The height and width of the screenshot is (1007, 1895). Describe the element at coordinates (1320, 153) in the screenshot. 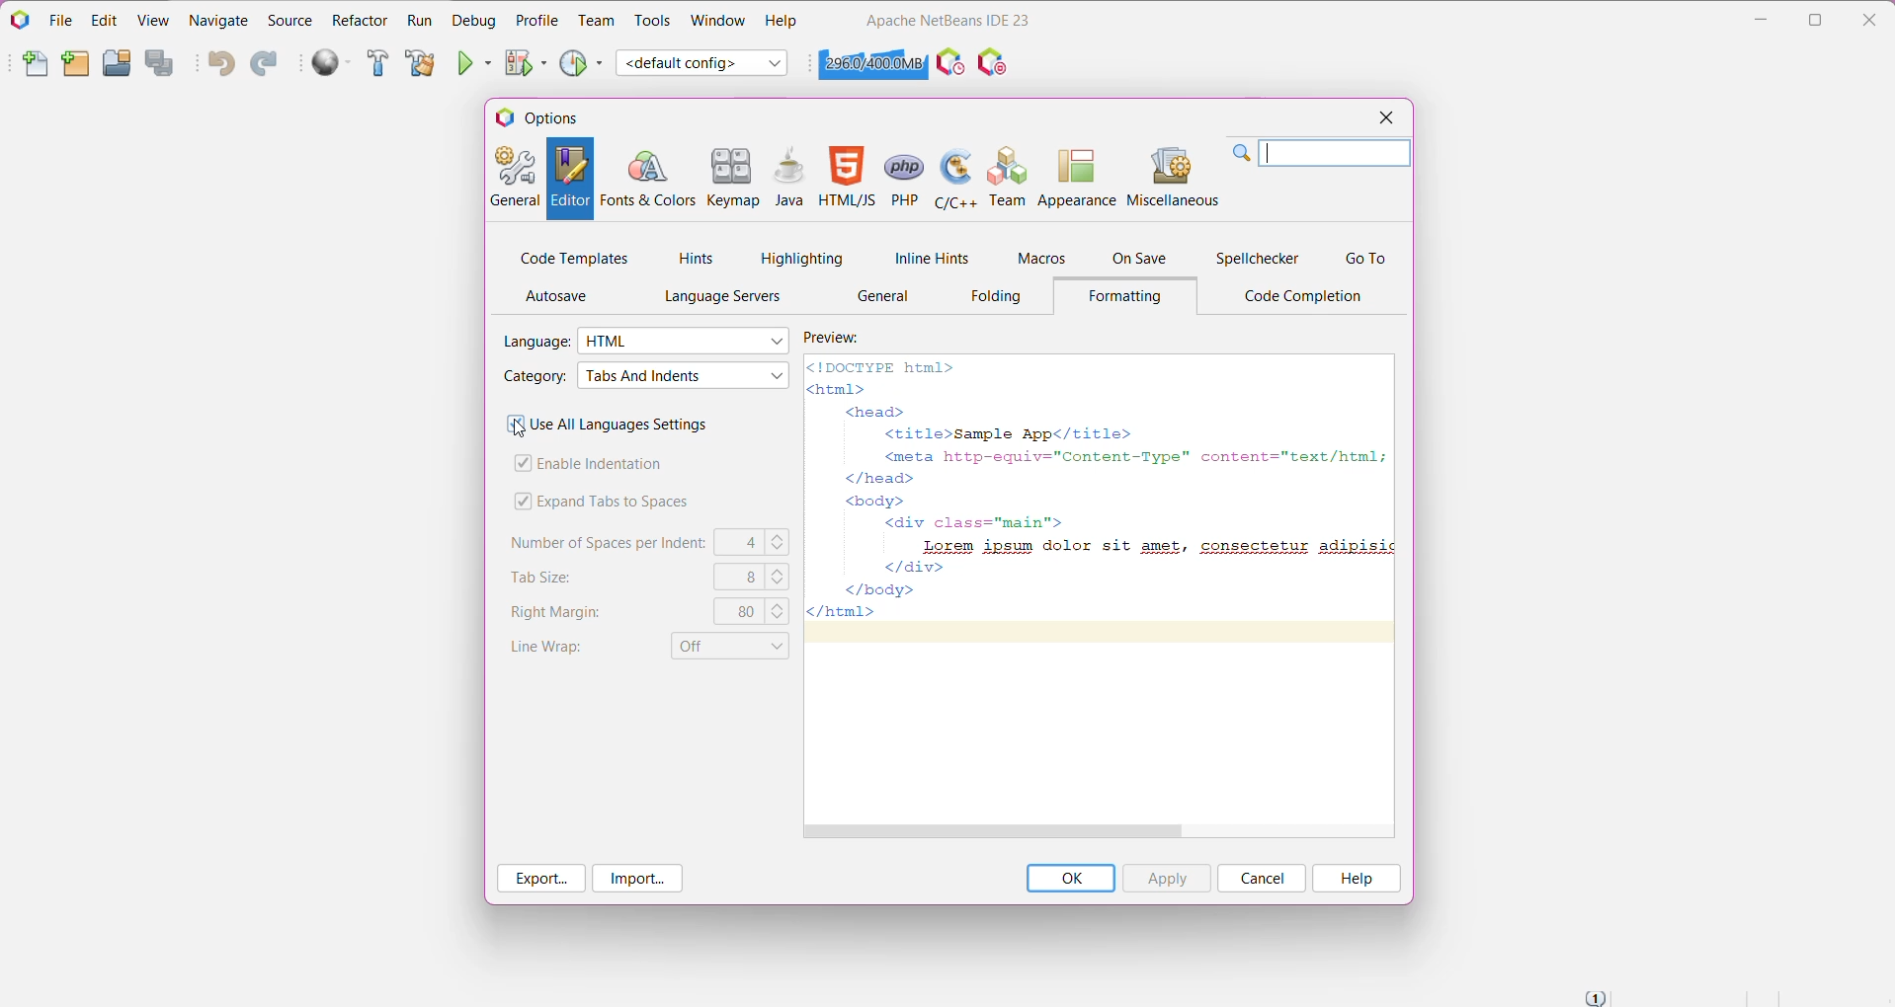

I see `Search Bar` at that location.